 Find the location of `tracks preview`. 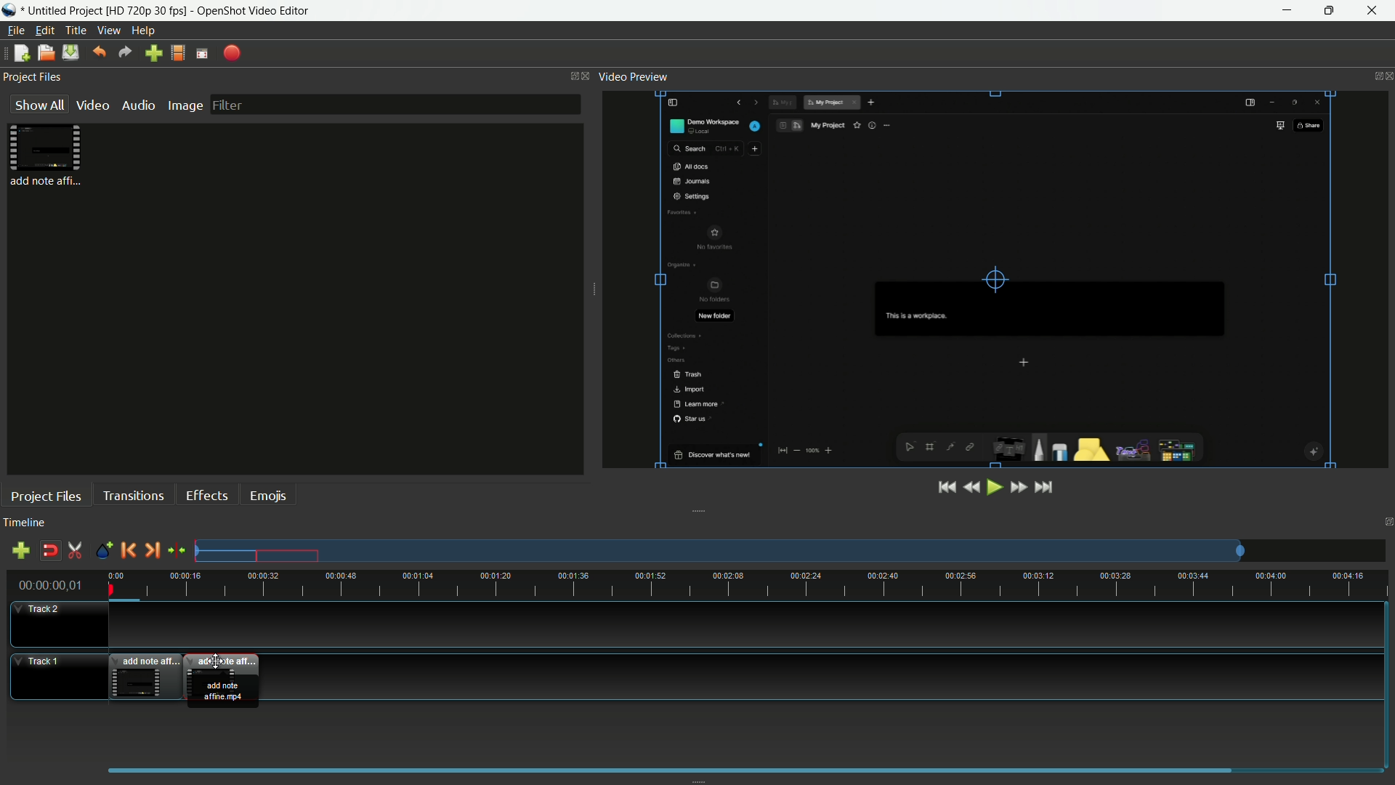

tracks preview is located at coordinates (719, 551).